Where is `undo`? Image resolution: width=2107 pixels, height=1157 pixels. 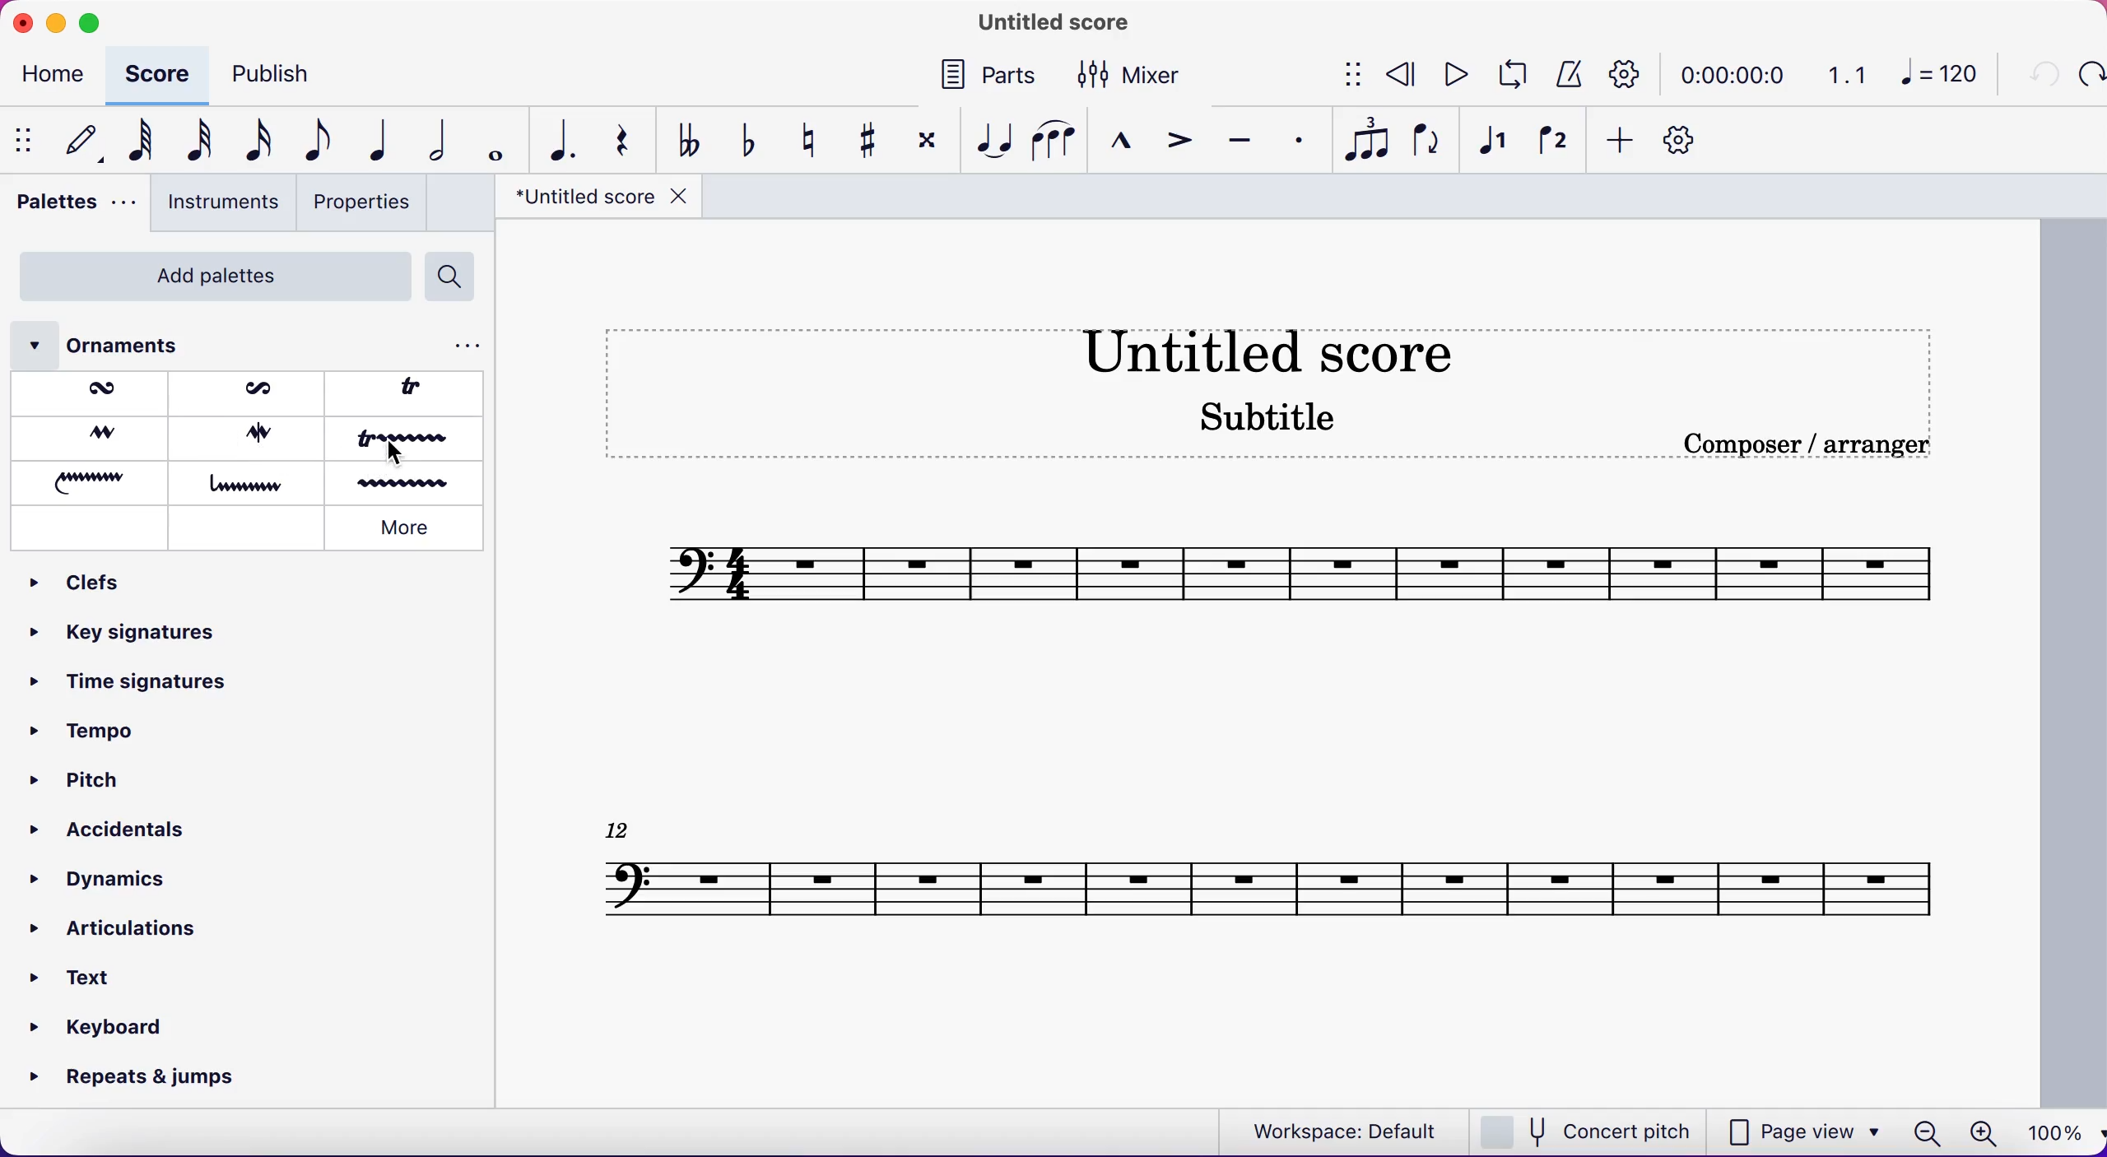
undo is located at coordinates (2040, 77).